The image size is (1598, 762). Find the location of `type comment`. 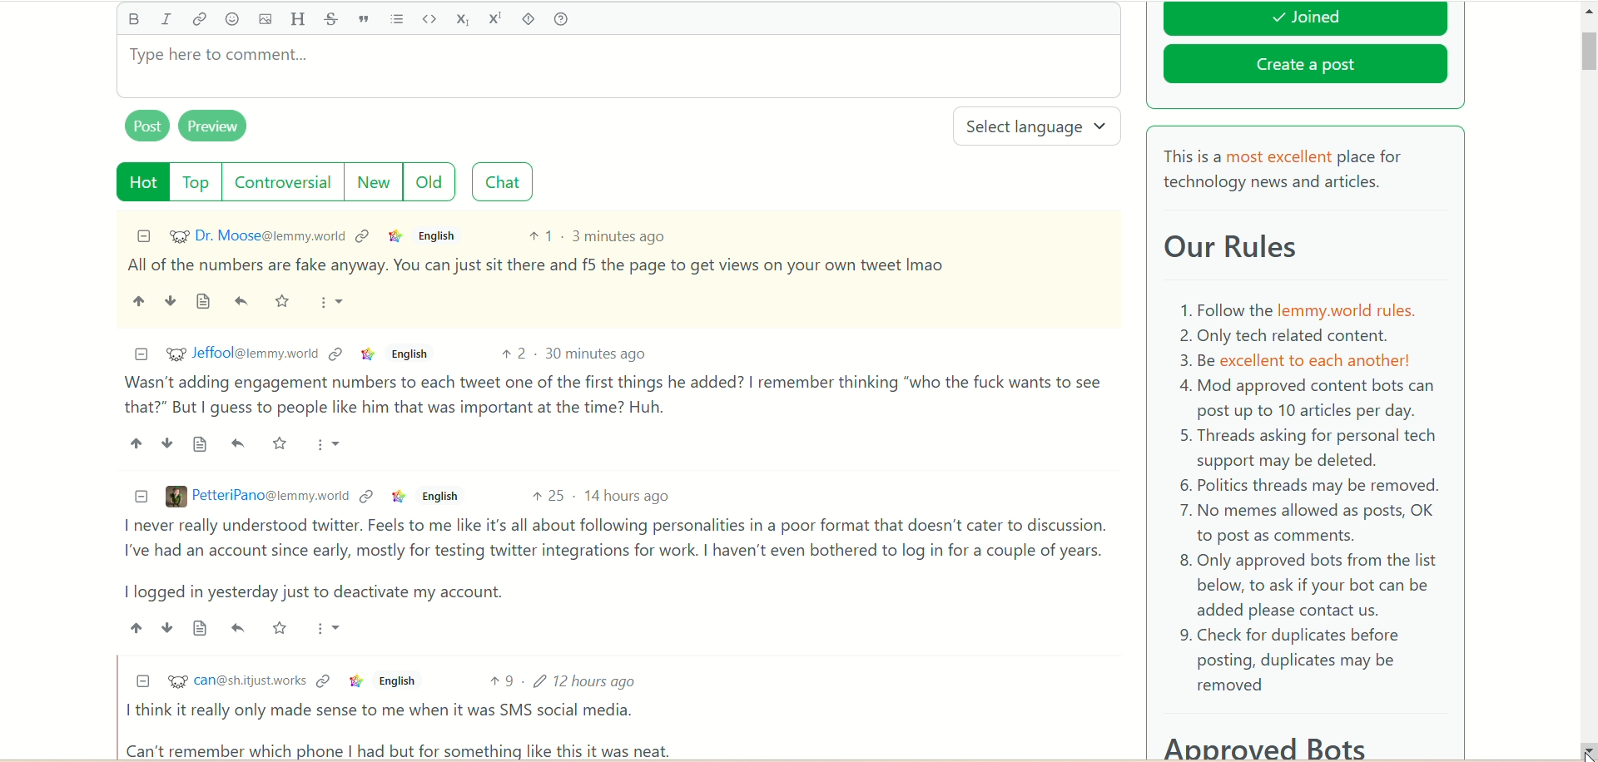

type comment is located at coordinates (618, 67).